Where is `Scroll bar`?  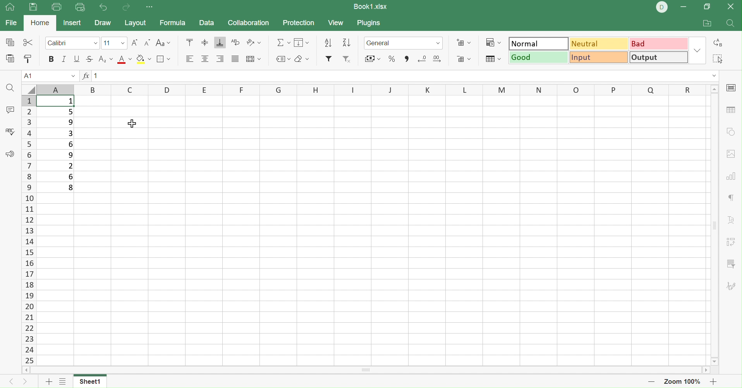
Scroll bar is located at coordinates (715, 224).